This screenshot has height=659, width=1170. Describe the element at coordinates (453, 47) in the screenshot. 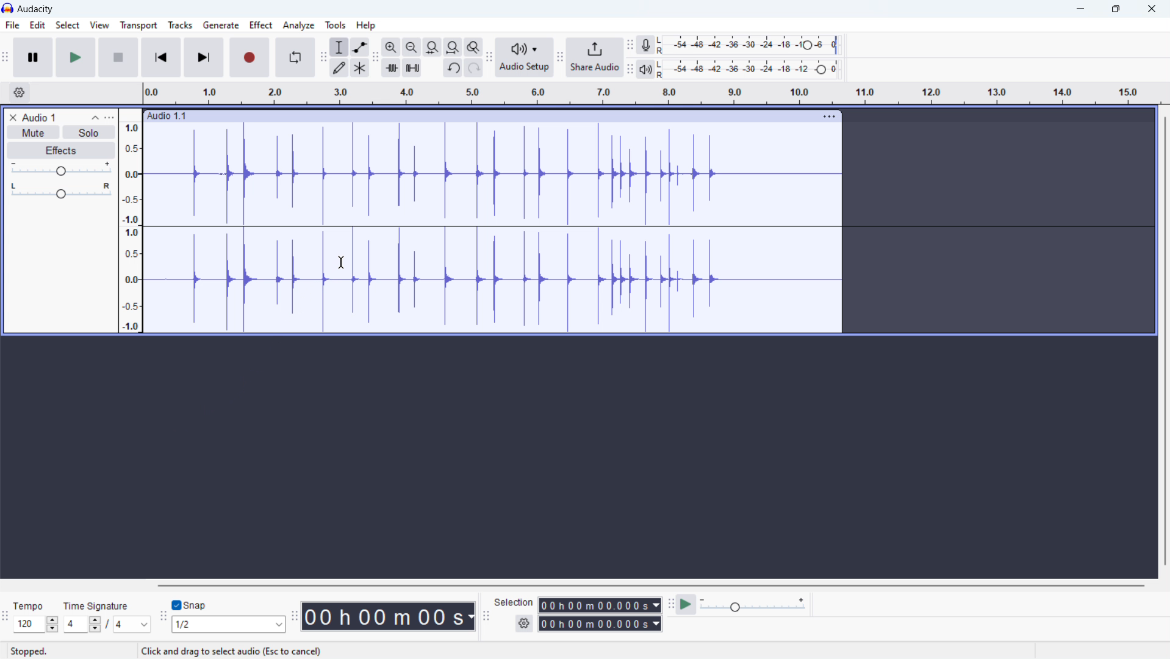

I see `fit project to width` at that location.